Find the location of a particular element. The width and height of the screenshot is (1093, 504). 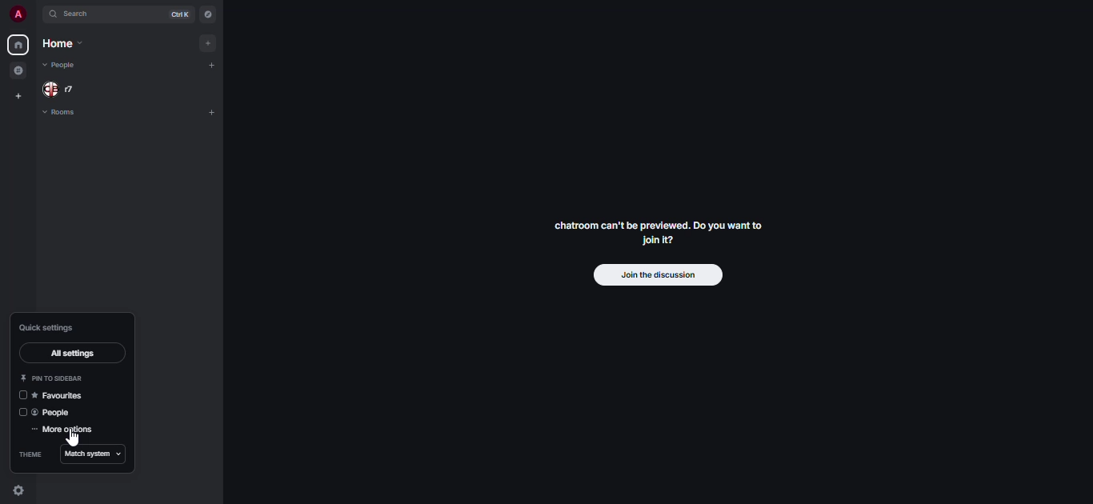

grouped room in space is located at coordinates (18, 70).